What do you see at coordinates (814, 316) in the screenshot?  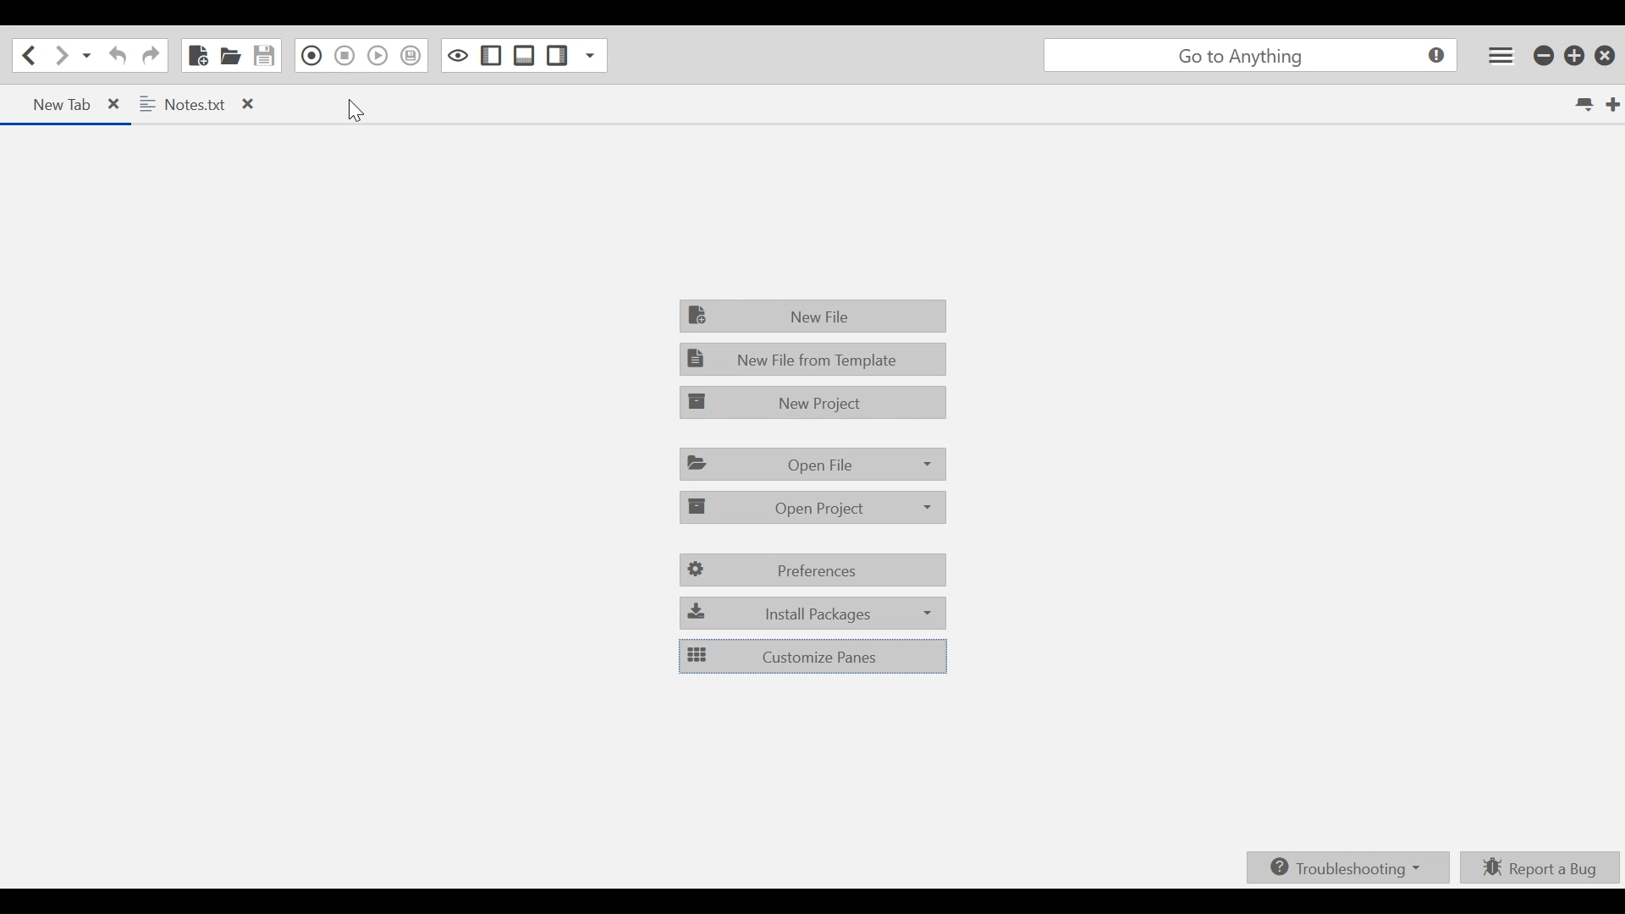 I see `New File` at bounding box center [814, 316].